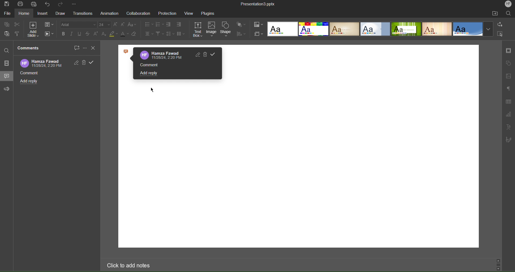 This screenshot has width=515, height=272. I want to click on Animation, so click(110, 14).